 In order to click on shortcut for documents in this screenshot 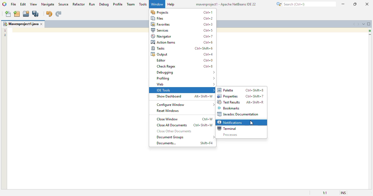, I will do `click(206, 143)`.